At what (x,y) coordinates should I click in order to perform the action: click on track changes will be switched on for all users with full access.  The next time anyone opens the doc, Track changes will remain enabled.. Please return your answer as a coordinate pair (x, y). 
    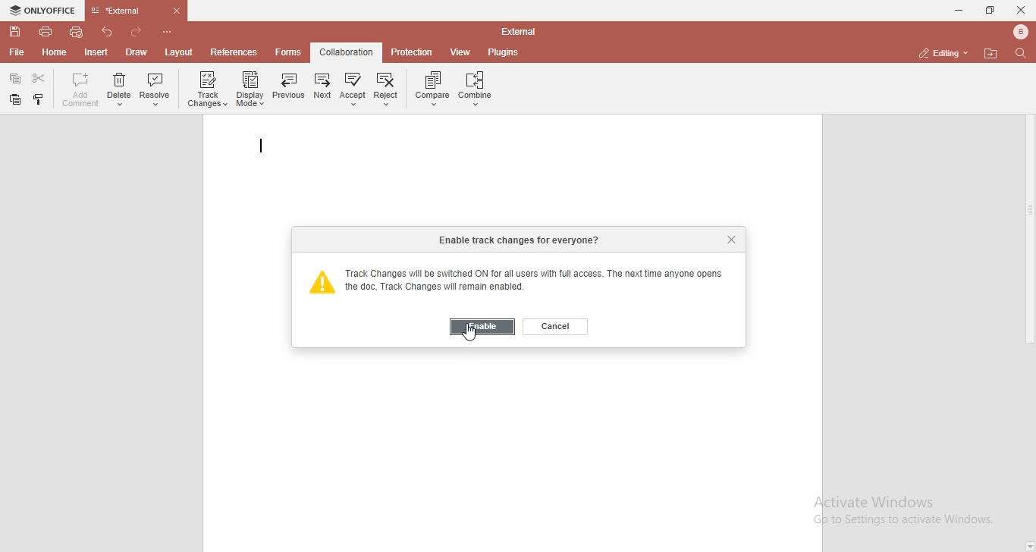
    Looking at the image, I should click on (514, 283).